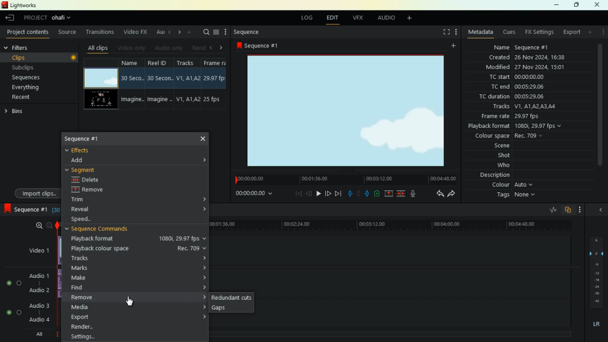  I want to click on timeline, so click(343, 178).